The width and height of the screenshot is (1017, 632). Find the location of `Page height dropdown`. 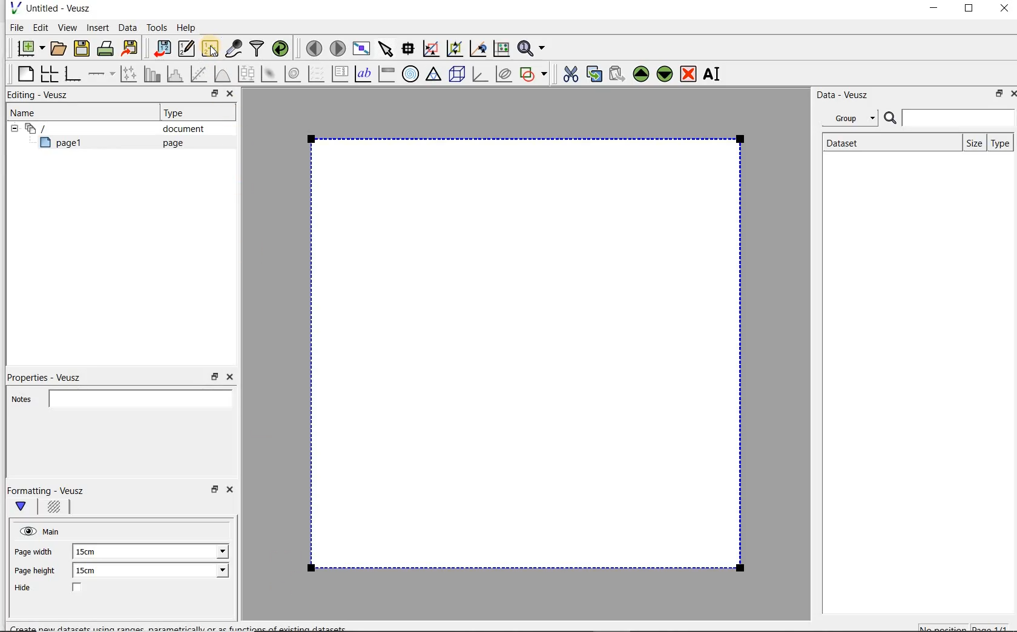

Page height dropdown is located at coordinates (214, 571).